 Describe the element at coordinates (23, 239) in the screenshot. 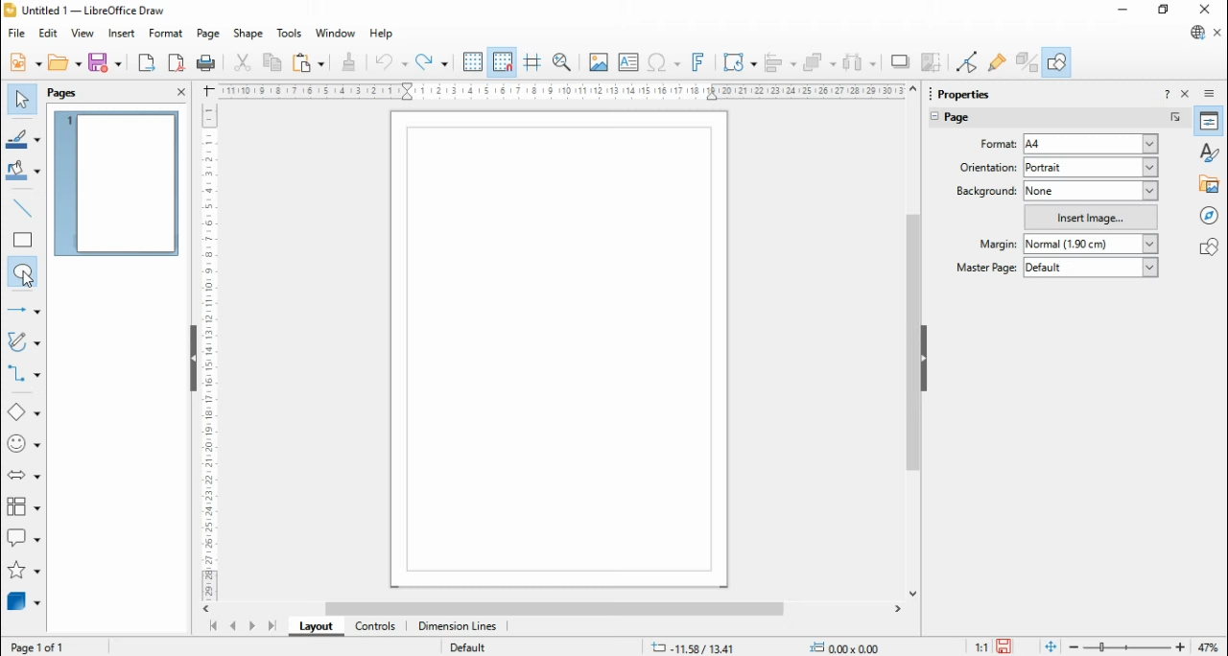

I see `rectangle` at that location.